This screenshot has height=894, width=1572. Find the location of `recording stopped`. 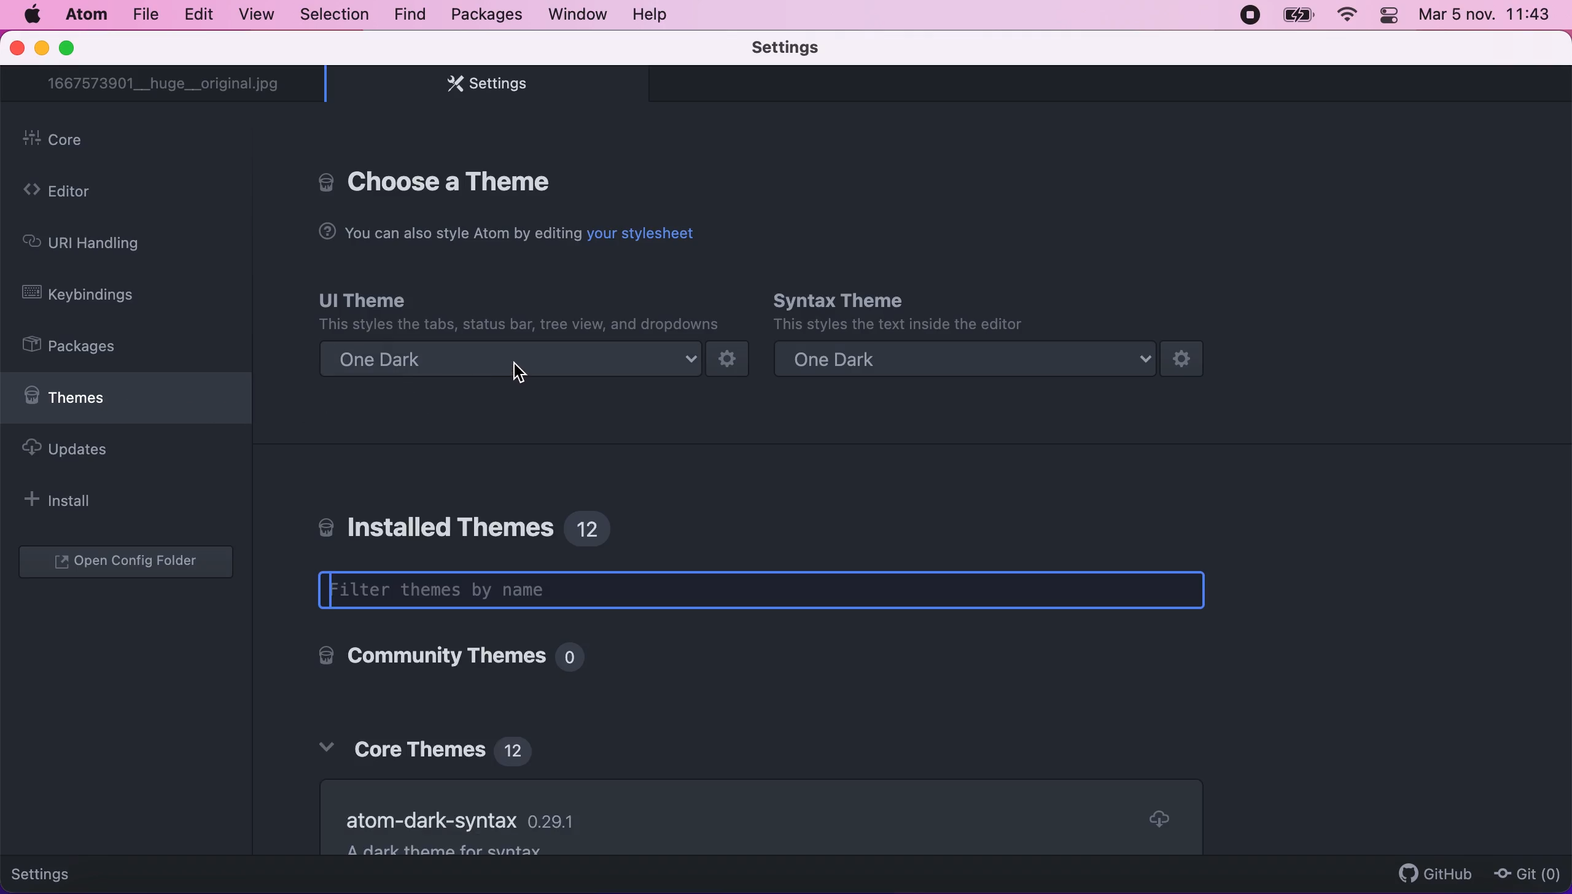

recording stopped is located at coordinates (1247, 15).